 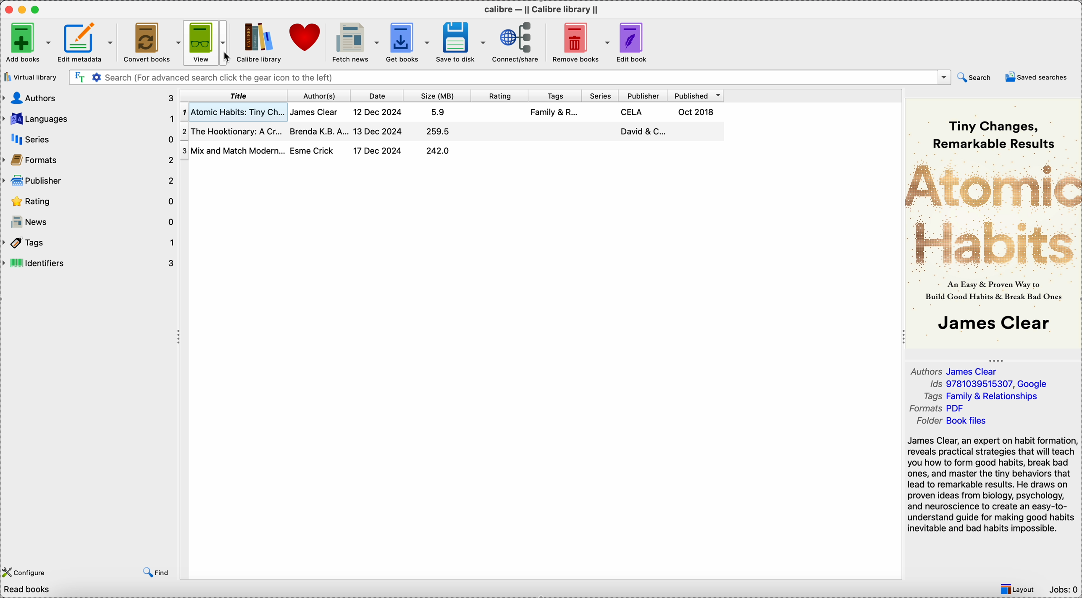 I want to click on Mix and Match Modern..., so click(x=233, y=149).